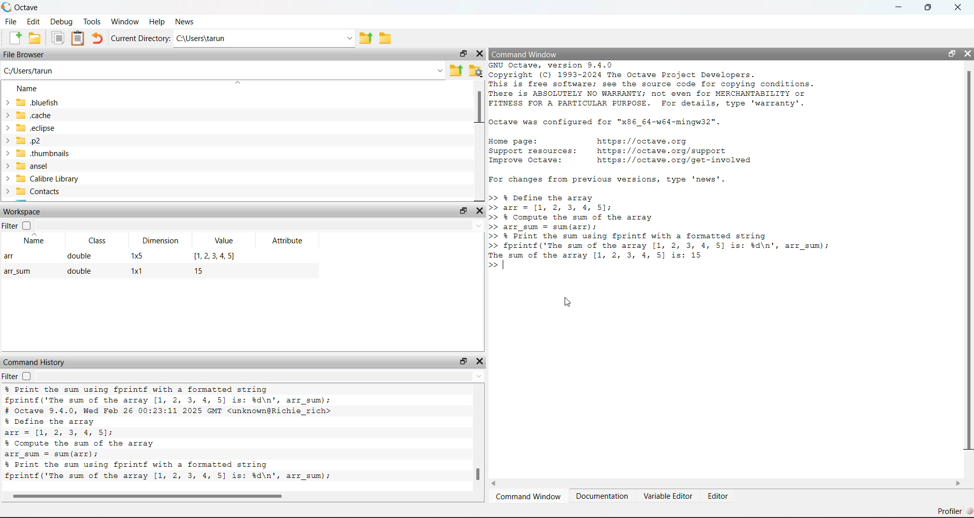 The width and height of the screenshot is (974, 518). I want to click on p2, so click(32, 141).